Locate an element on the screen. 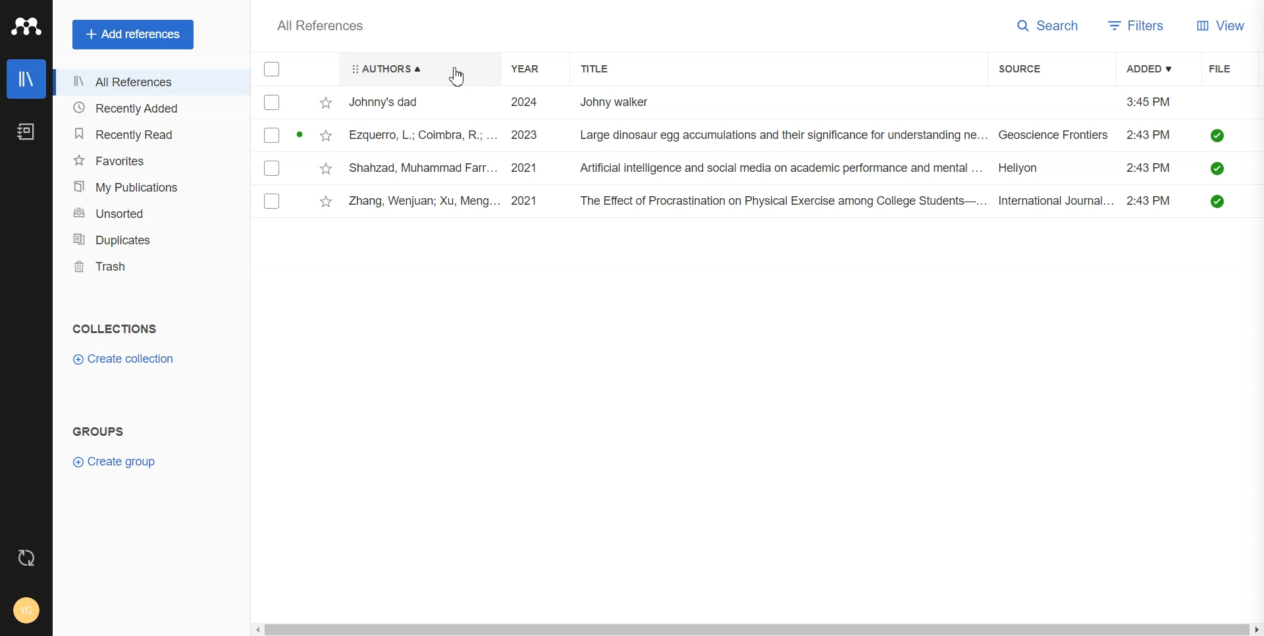 The image size is (1264, 636). Check marks is located at coordinates (273, 70).